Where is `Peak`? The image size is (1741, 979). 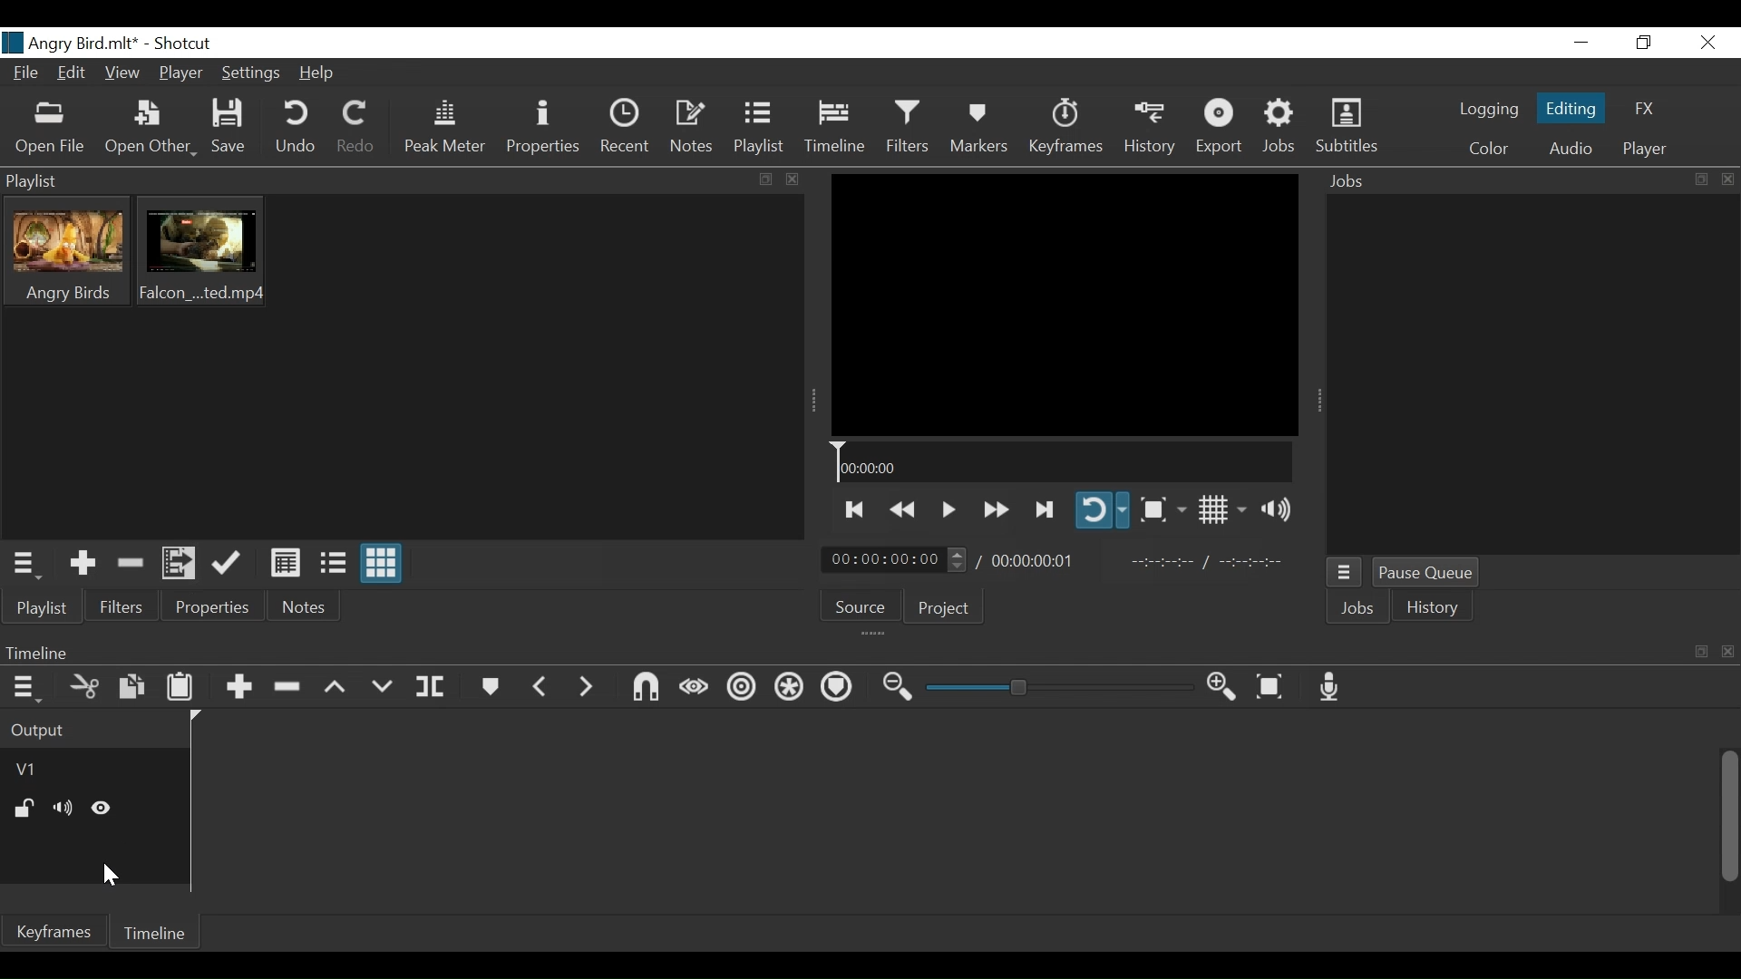 Peak is located at coordinates (446, 127).